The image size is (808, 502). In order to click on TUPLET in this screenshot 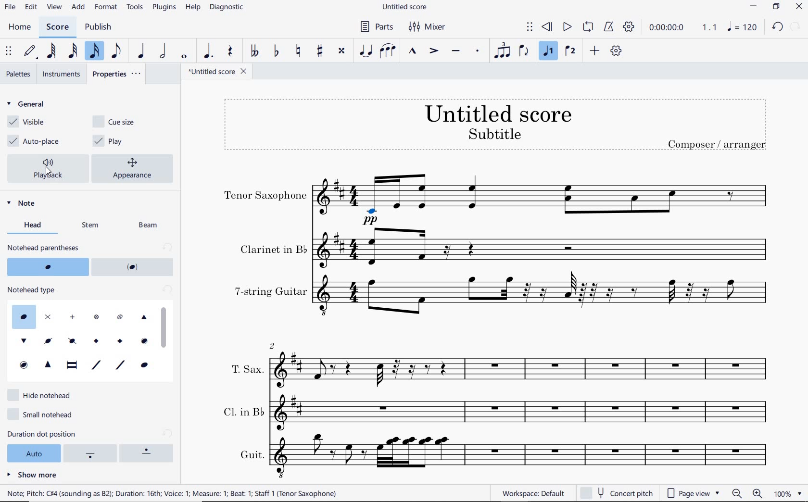, I will do `click(503, 50)`.